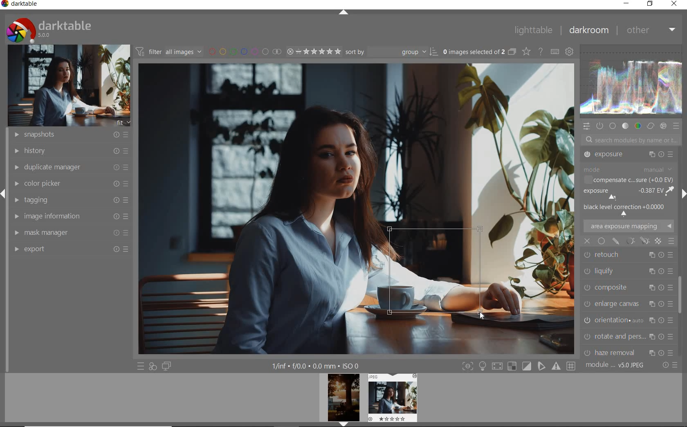  I want to click on IMAGE PREVIEW, so click(343, 400).